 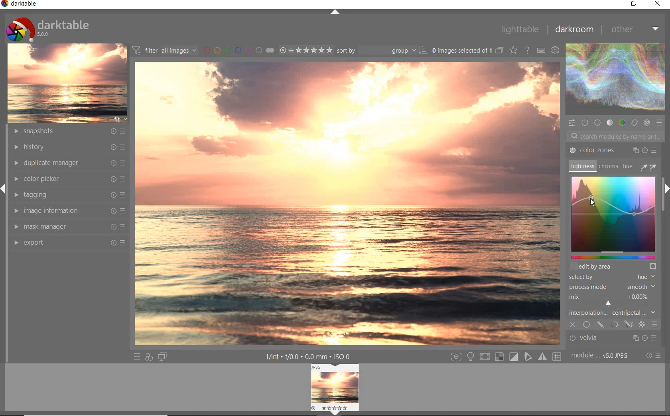 What do you see at coordinates (238, 50) in the screenshot?
I see `FITER BY COLOR LABEL` at bounding box center [238, 50].